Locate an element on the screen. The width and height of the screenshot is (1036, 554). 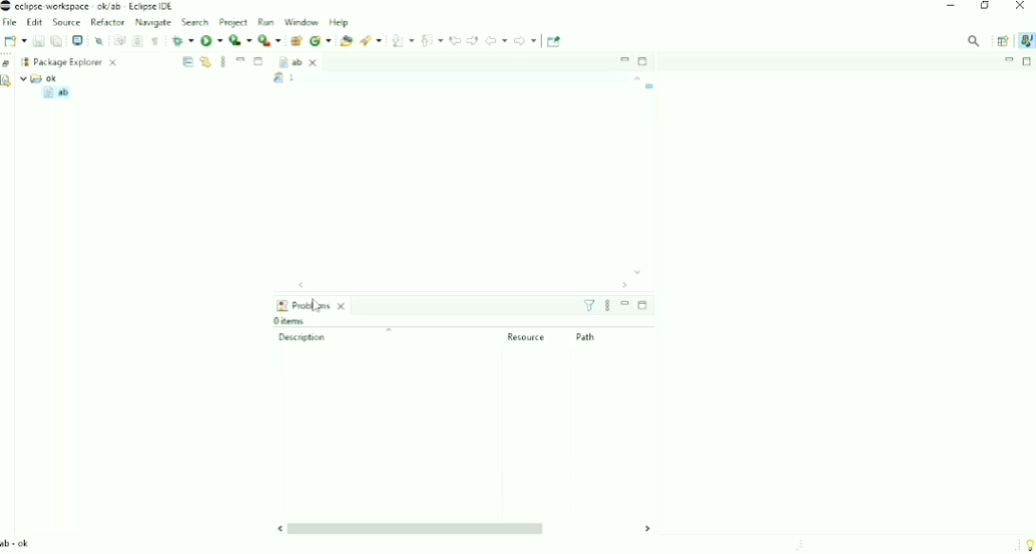
Project is located at coordinates (232, 22).